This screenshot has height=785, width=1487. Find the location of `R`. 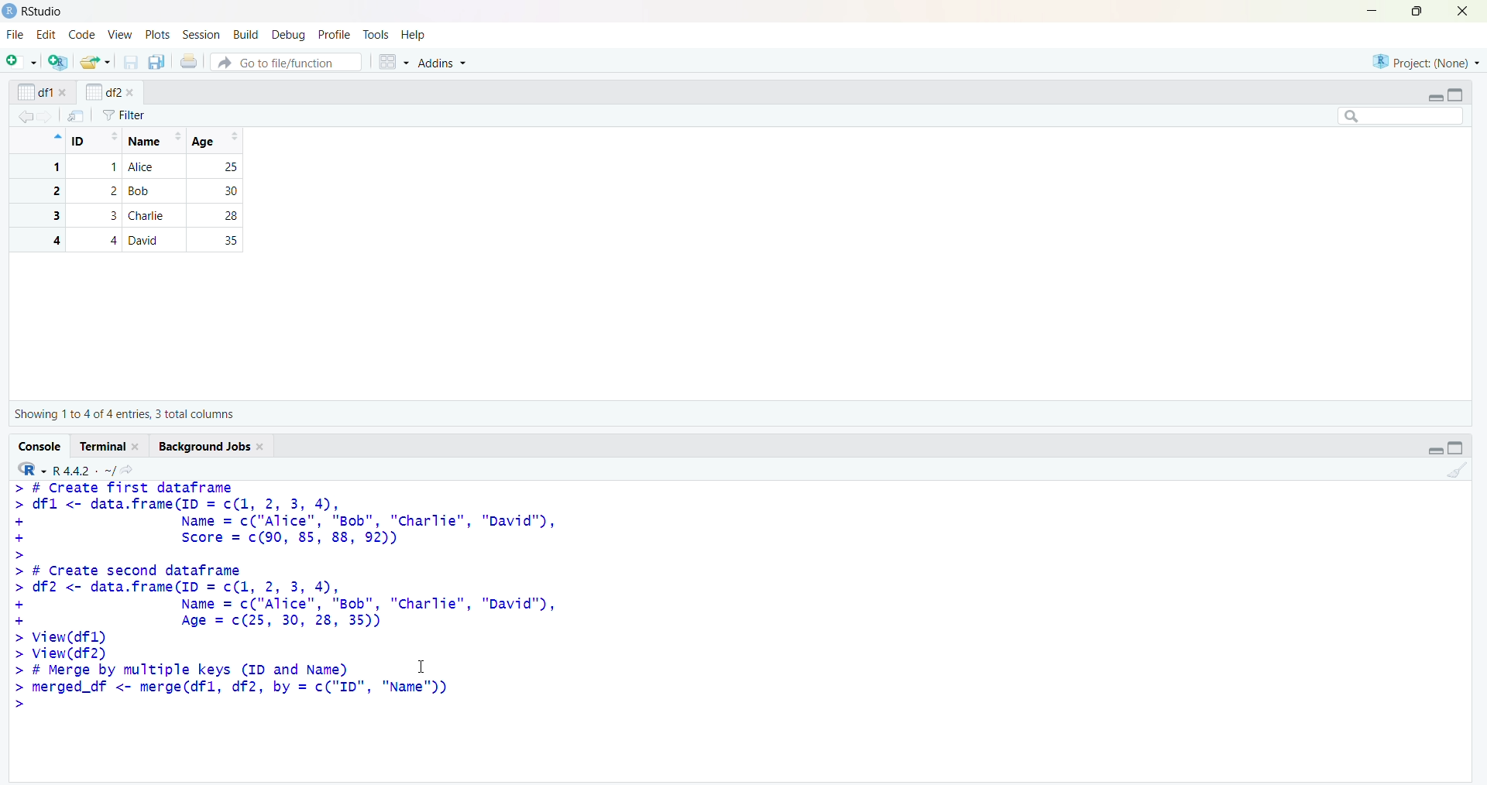

R is located at coordinates (32, 469).